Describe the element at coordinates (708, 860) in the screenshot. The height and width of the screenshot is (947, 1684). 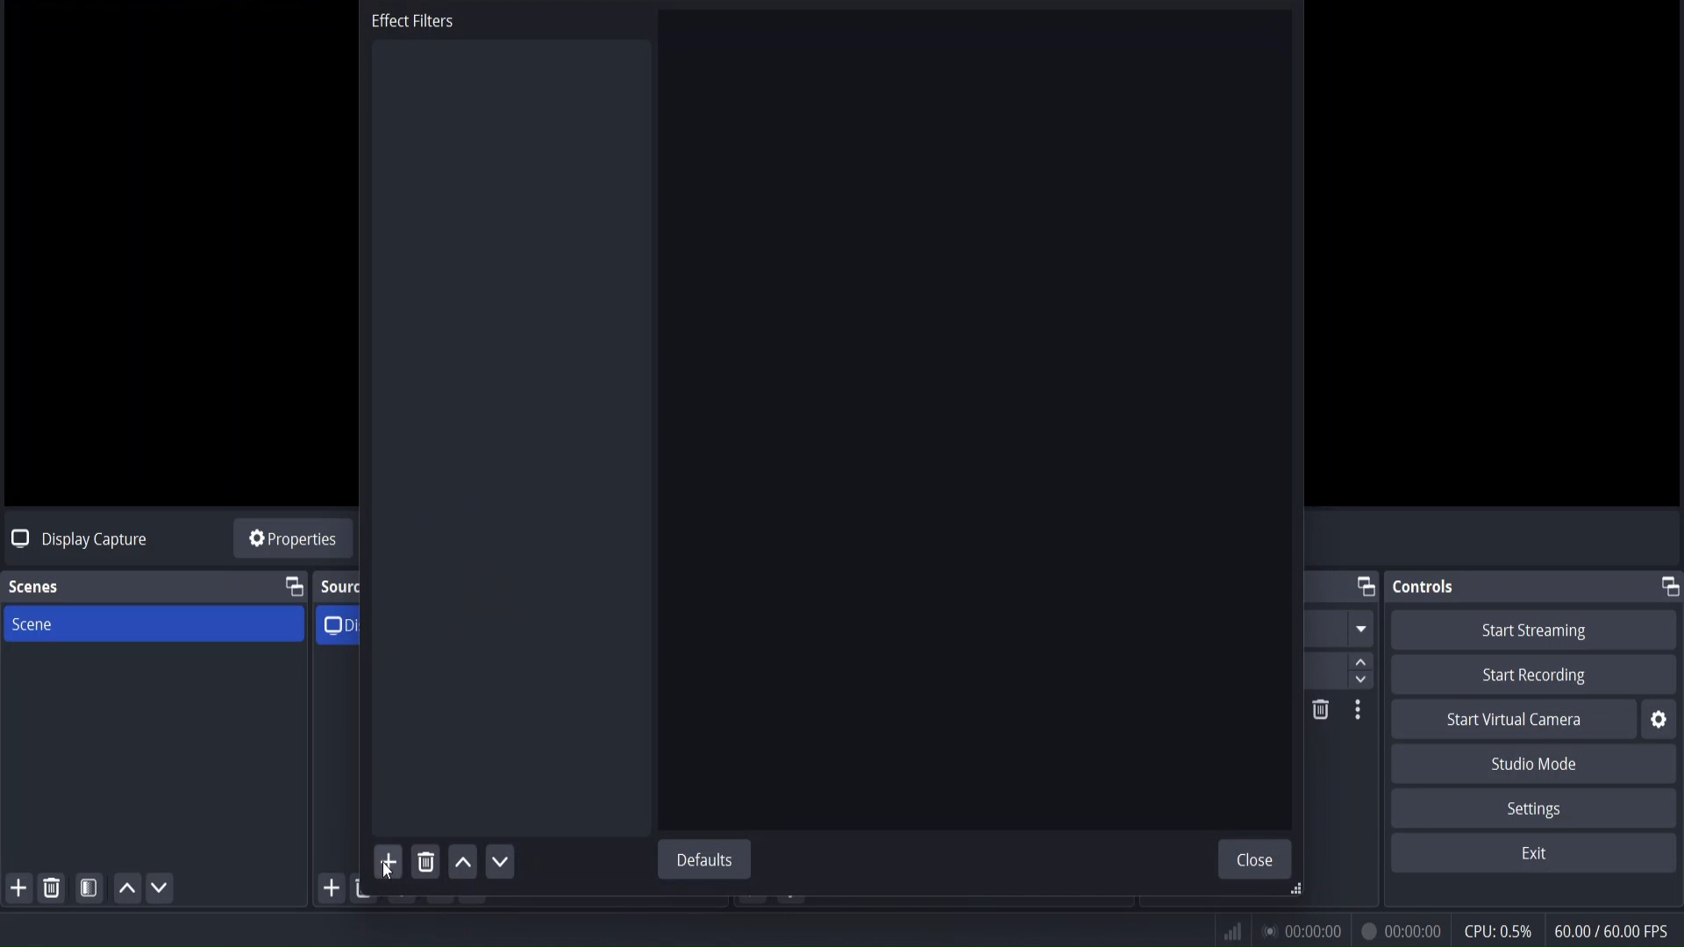
I see `defaults` at that location.